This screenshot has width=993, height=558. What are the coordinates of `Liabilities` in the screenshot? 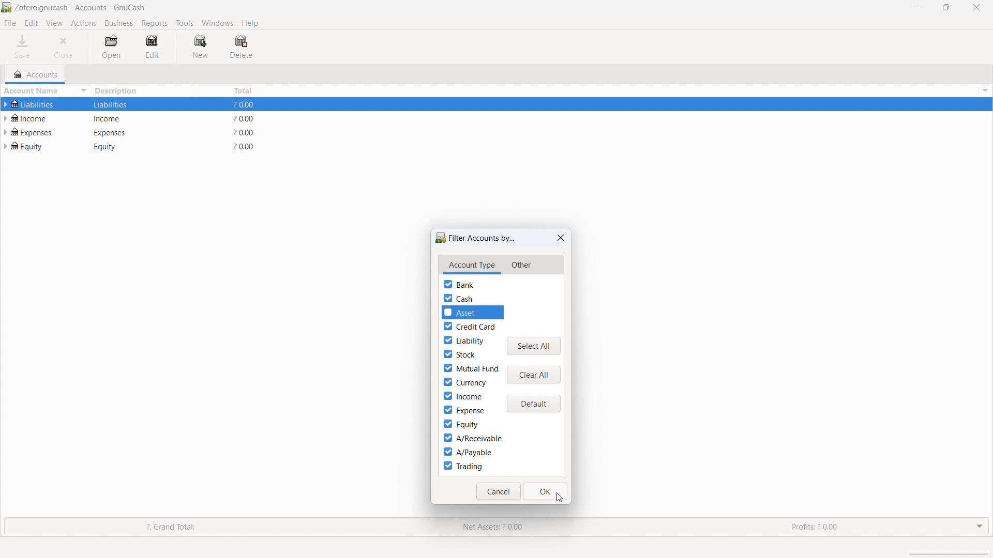 It's located at (40, 104).